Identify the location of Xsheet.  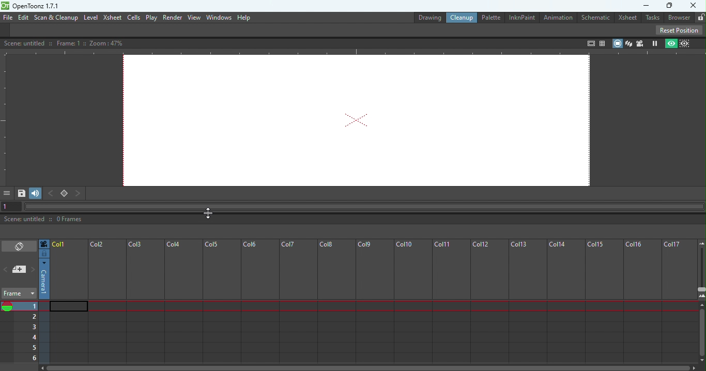
(627, 18).